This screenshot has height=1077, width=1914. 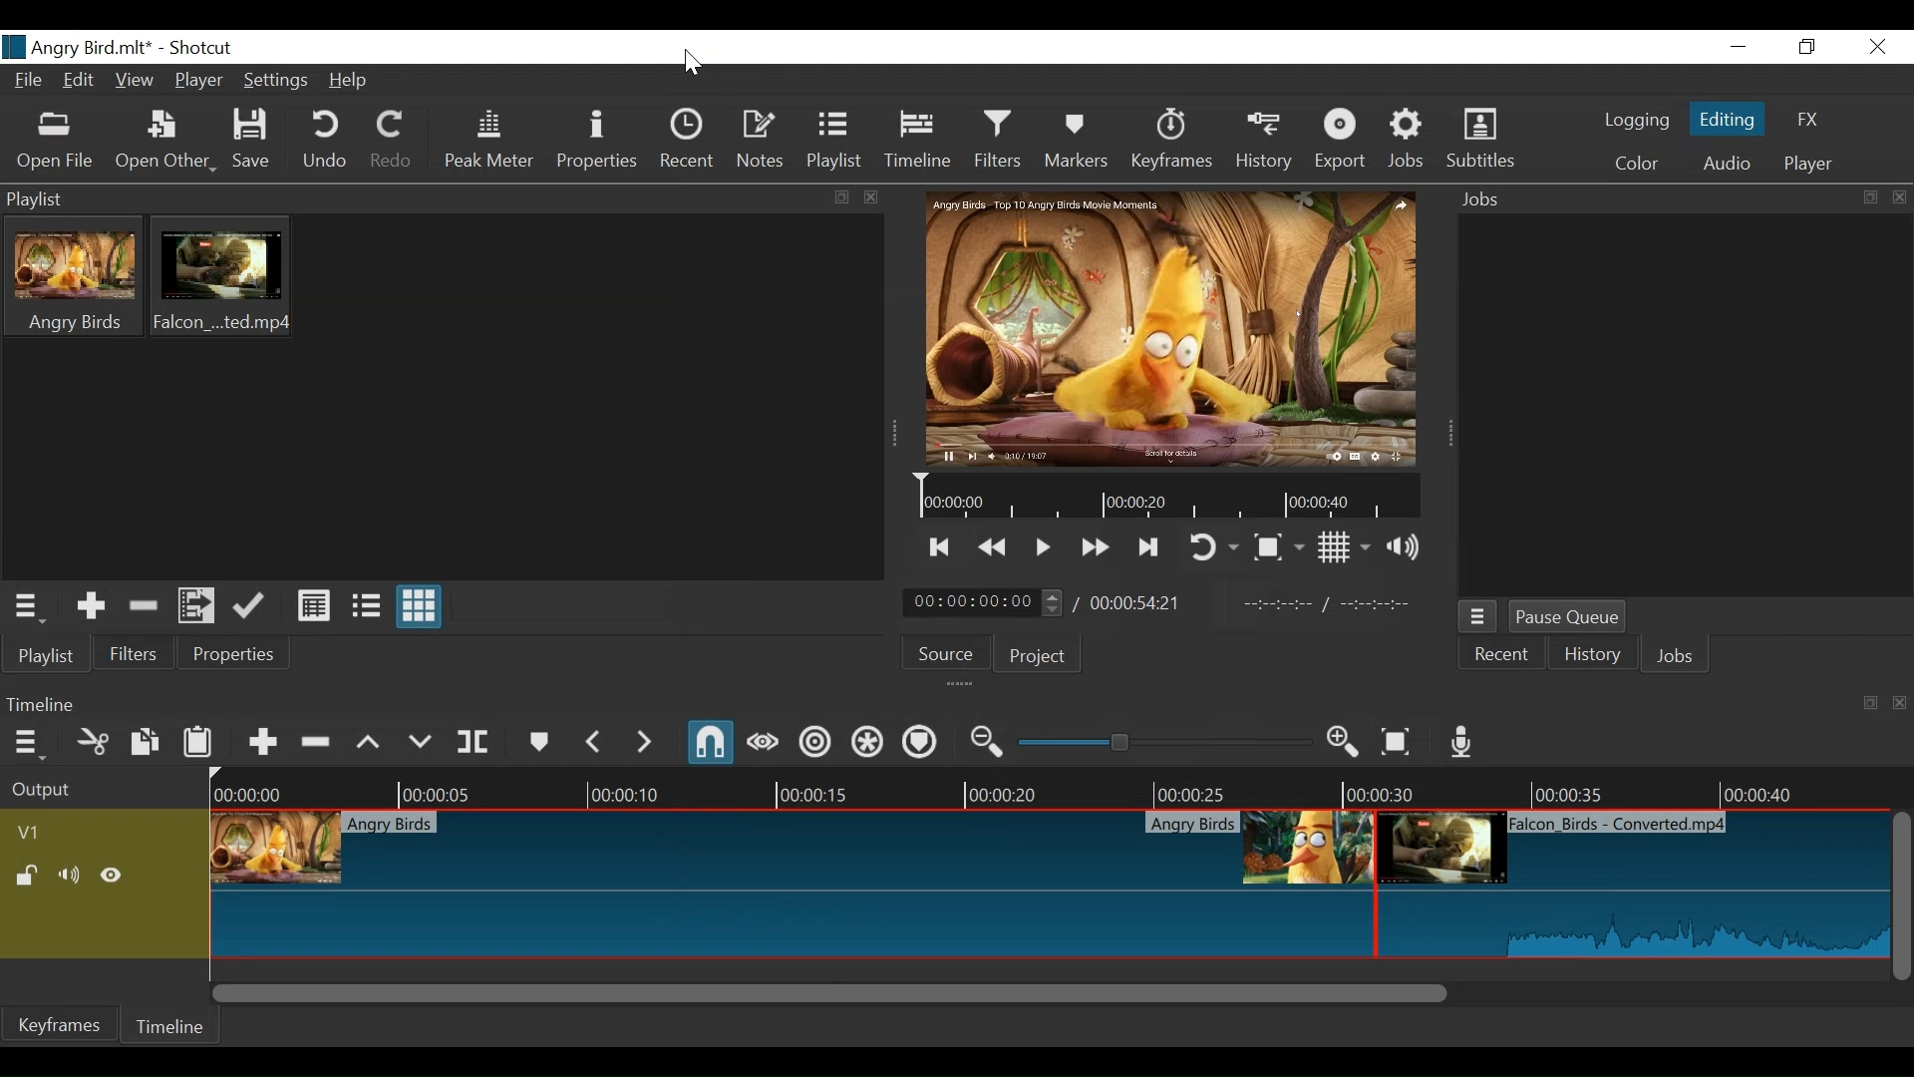 I want to click on Help, so click(x=350, y=78).